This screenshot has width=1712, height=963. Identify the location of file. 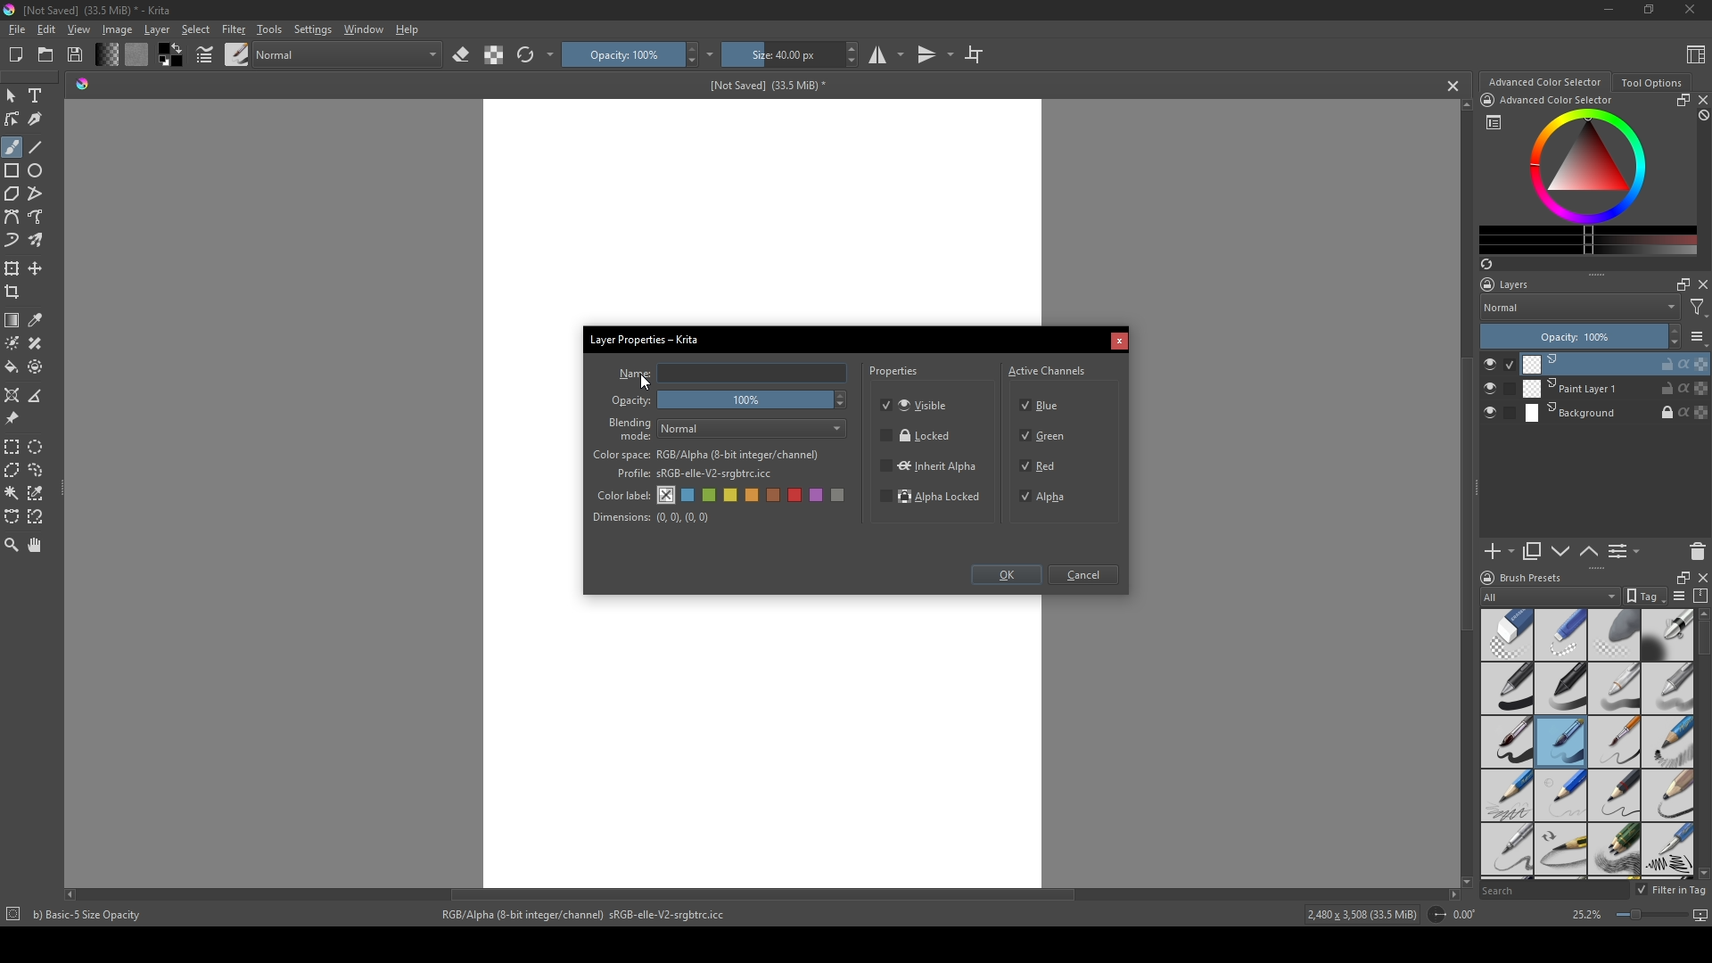
(16, 30).